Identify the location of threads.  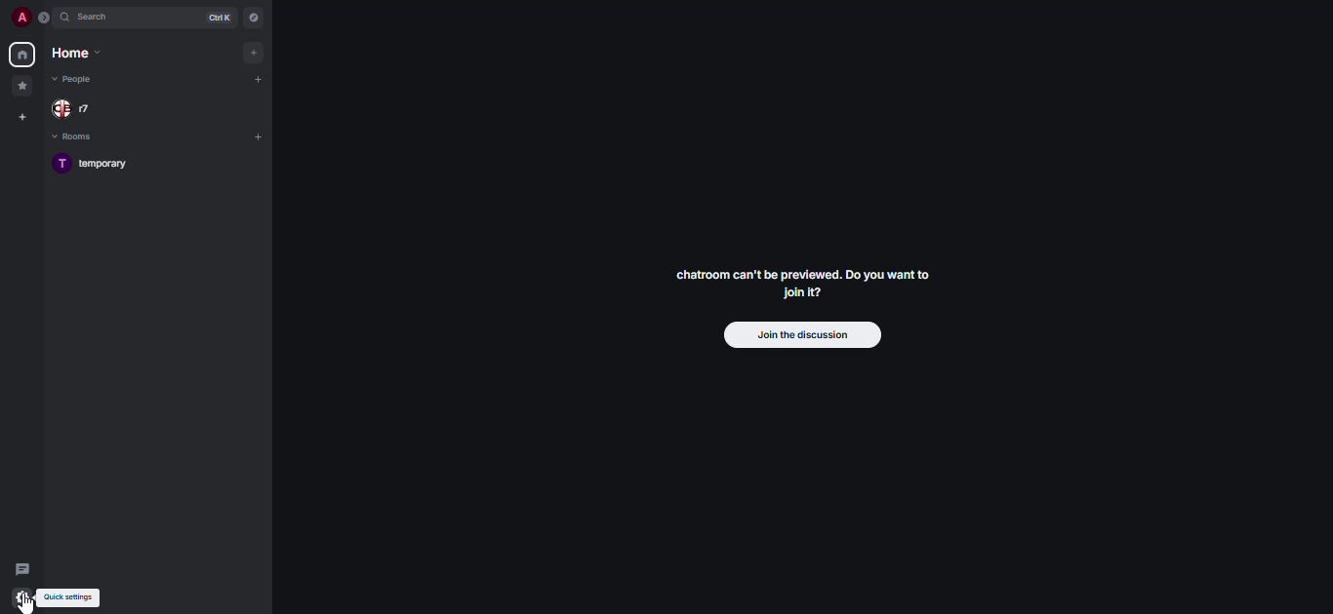
(22, 568).